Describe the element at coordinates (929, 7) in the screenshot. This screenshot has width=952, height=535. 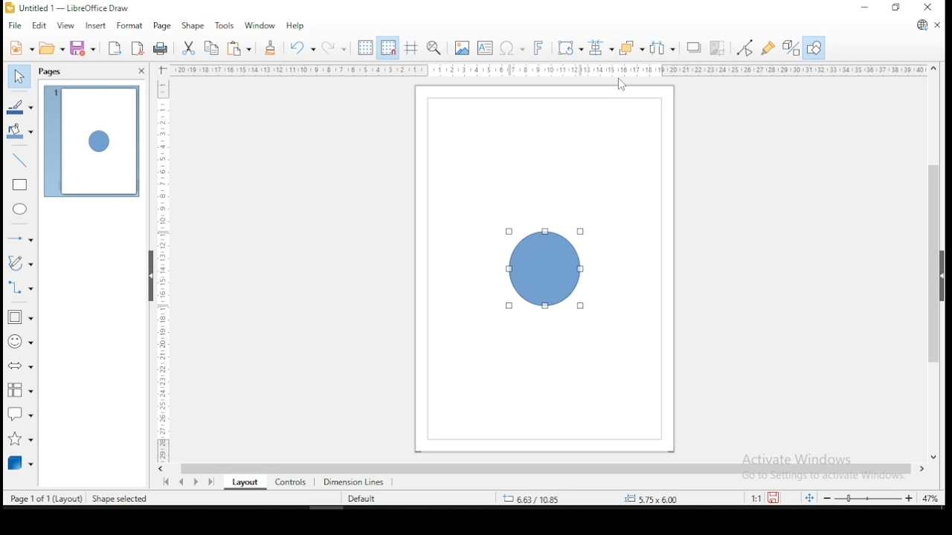
I see `close window` at that location.